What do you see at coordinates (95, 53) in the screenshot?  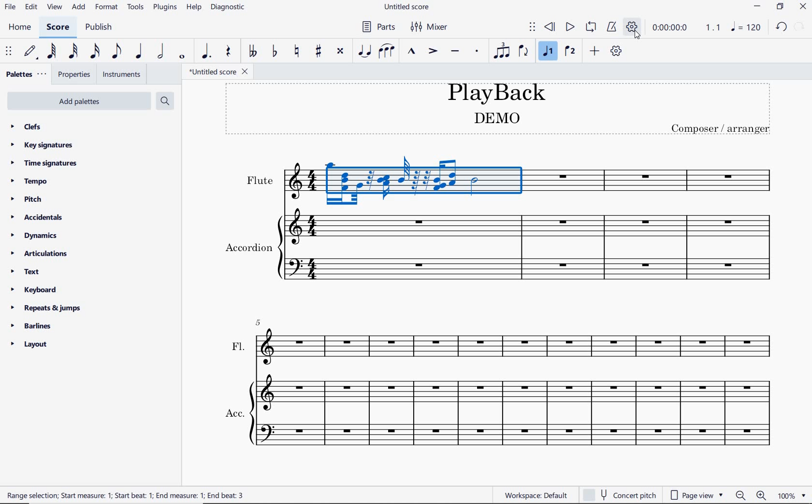 I see `16th note` at bounding box center [95, 53].